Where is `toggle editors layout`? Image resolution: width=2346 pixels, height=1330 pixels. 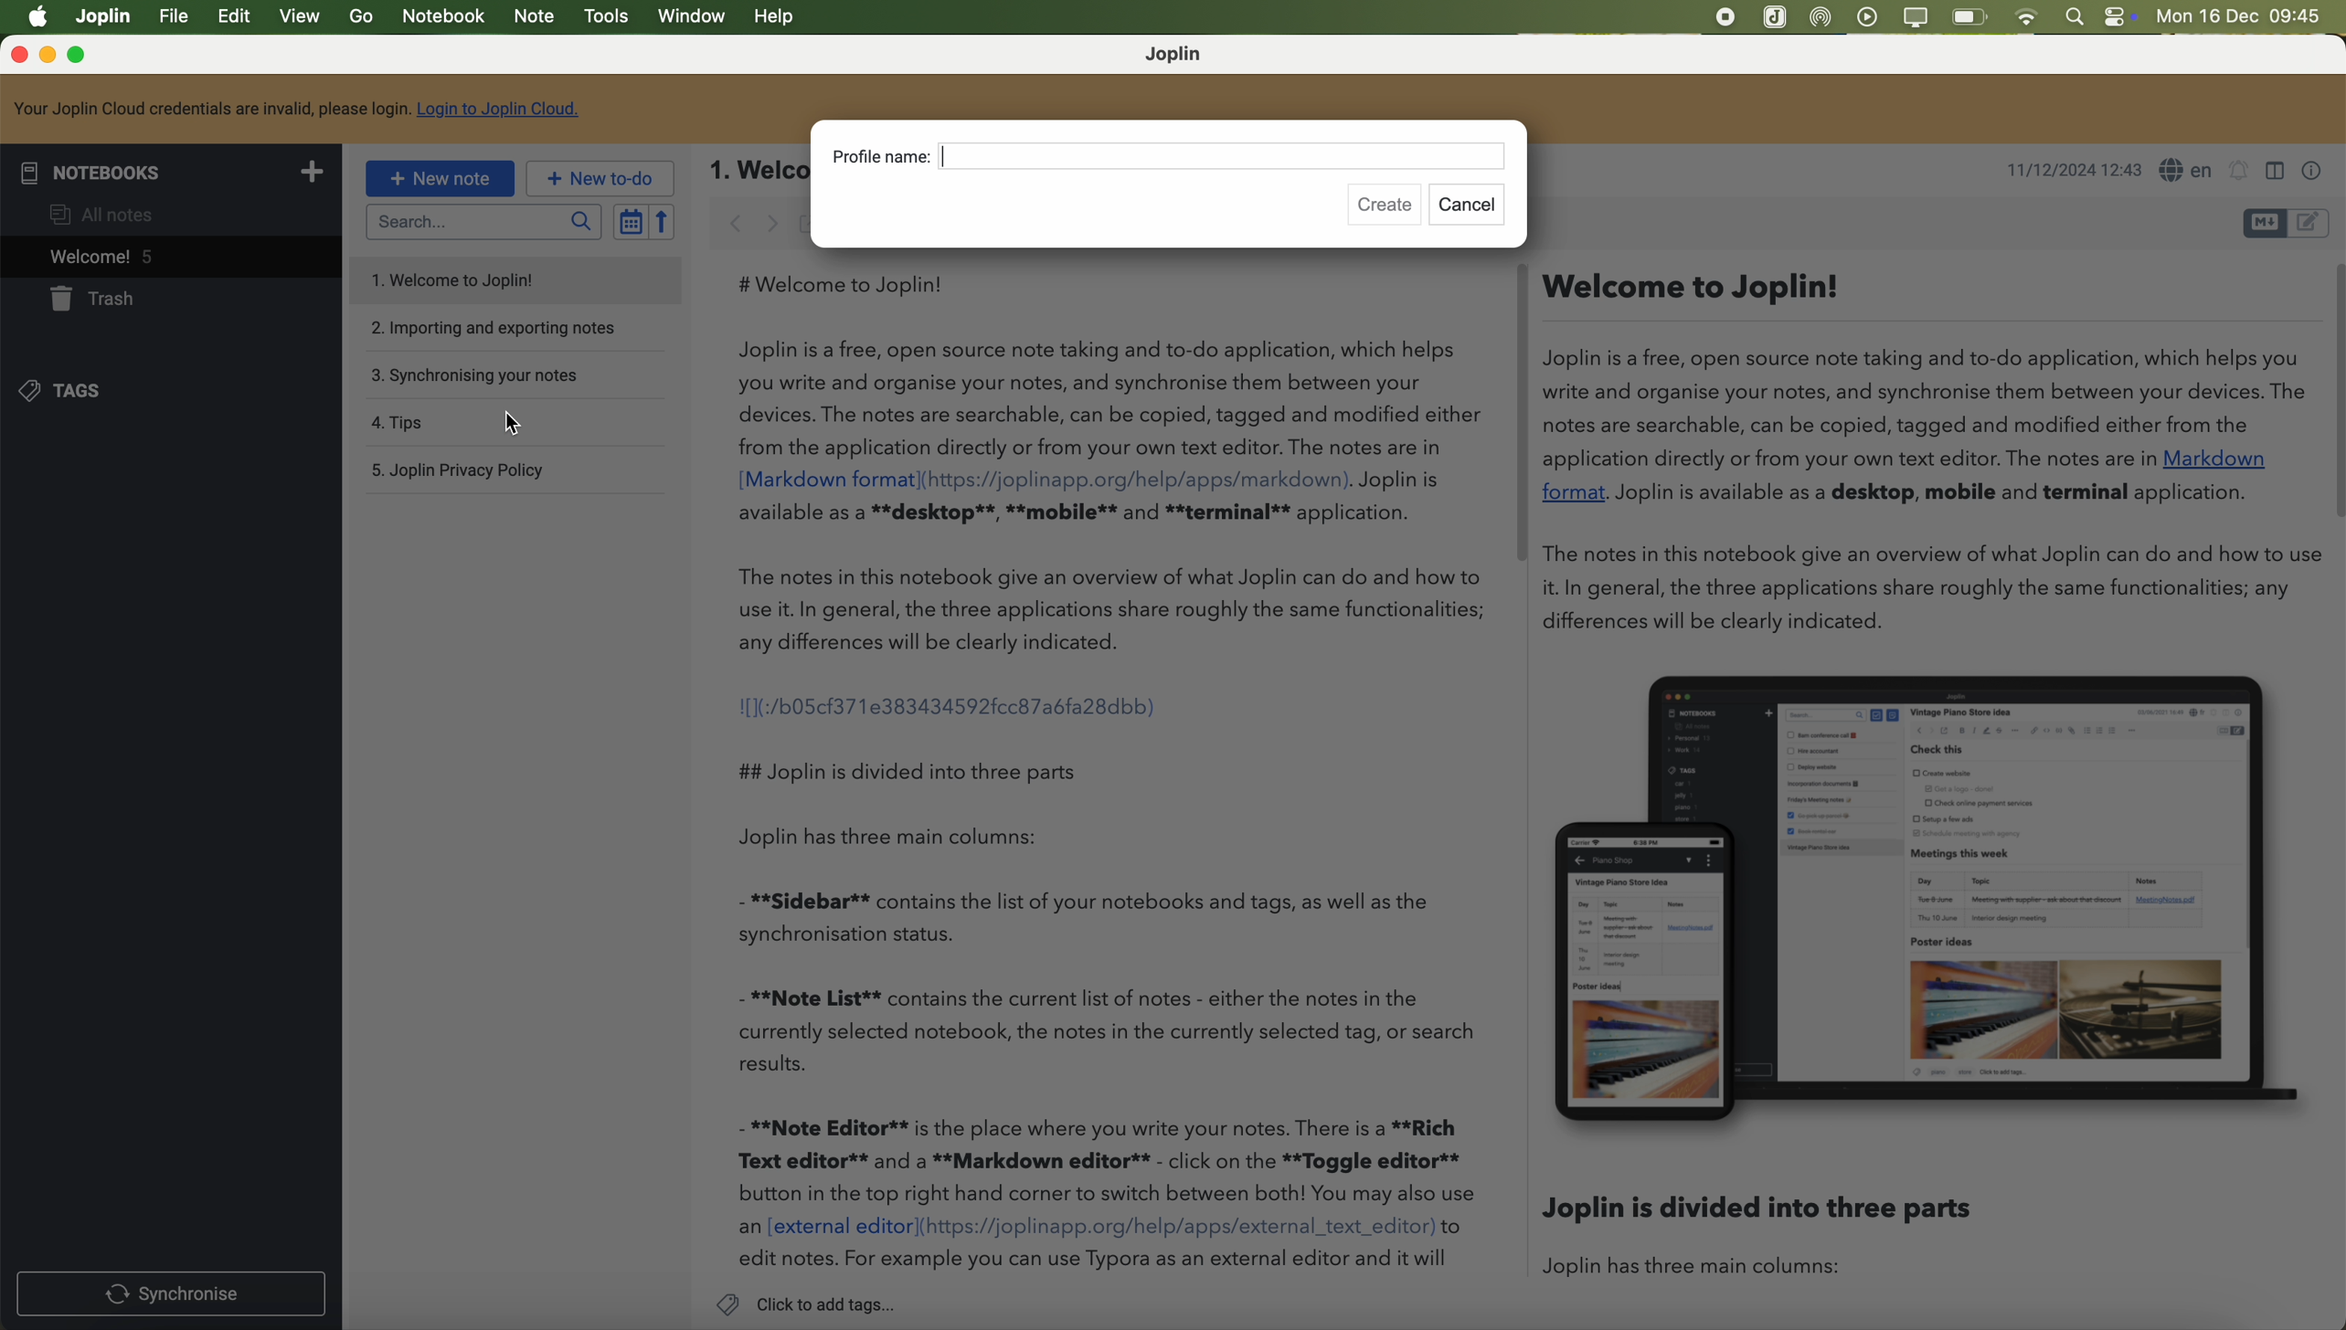
toggle editors layout is located at coordinates (2274, 172).